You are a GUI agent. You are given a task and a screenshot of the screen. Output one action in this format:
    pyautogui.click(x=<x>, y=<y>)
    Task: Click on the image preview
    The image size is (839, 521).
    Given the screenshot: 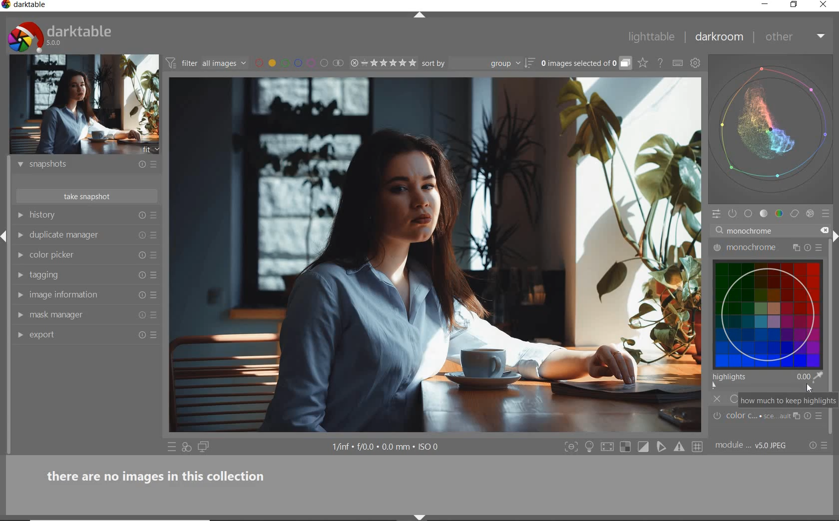 What is the action you would take?
    pyautogui.click(x=84, y=105)
    